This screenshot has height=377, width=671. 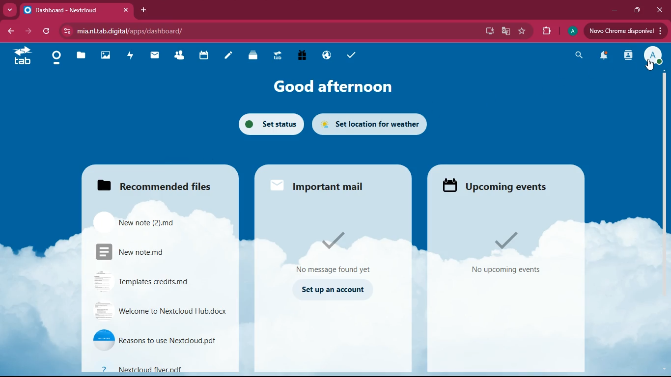 I want to click on more, so click(x=8, y=10).